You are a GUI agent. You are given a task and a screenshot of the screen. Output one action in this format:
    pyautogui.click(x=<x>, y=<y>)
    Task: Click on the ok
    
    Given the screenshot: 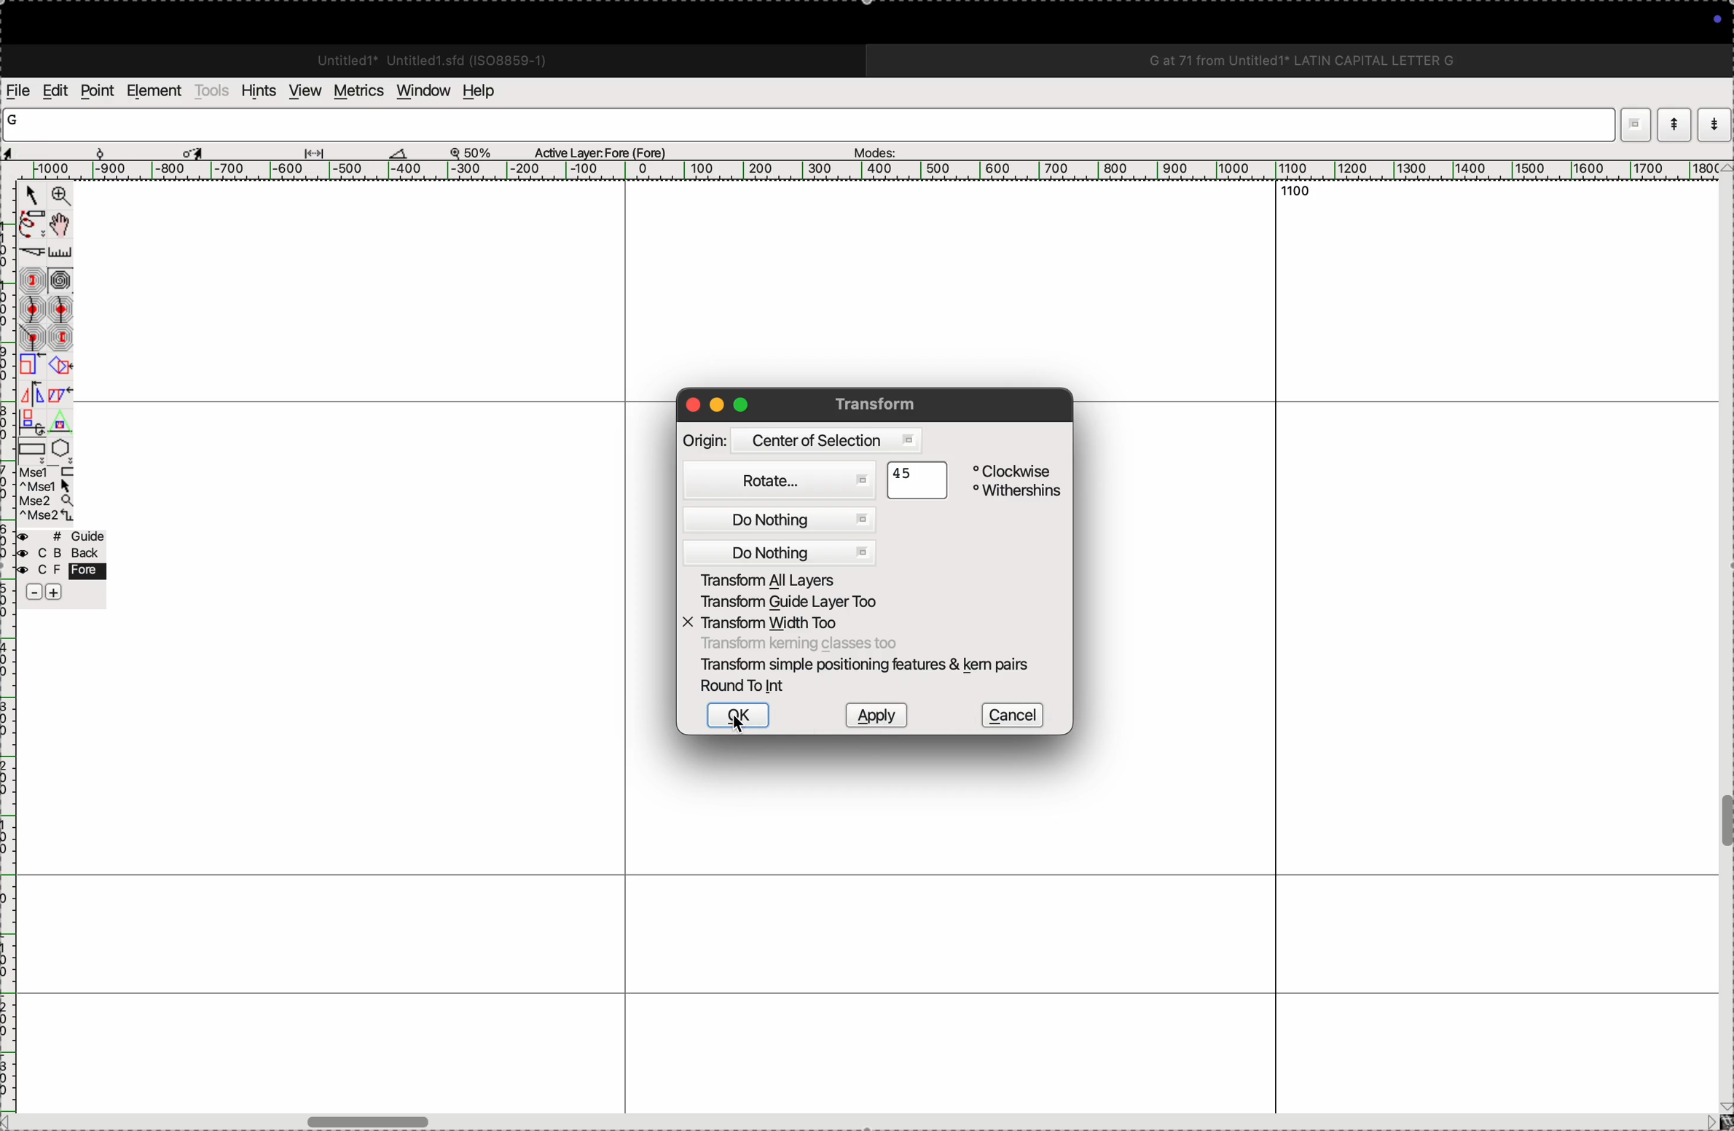 What is the action you would take?
    pyautogui.click(x=742, y=716)
    